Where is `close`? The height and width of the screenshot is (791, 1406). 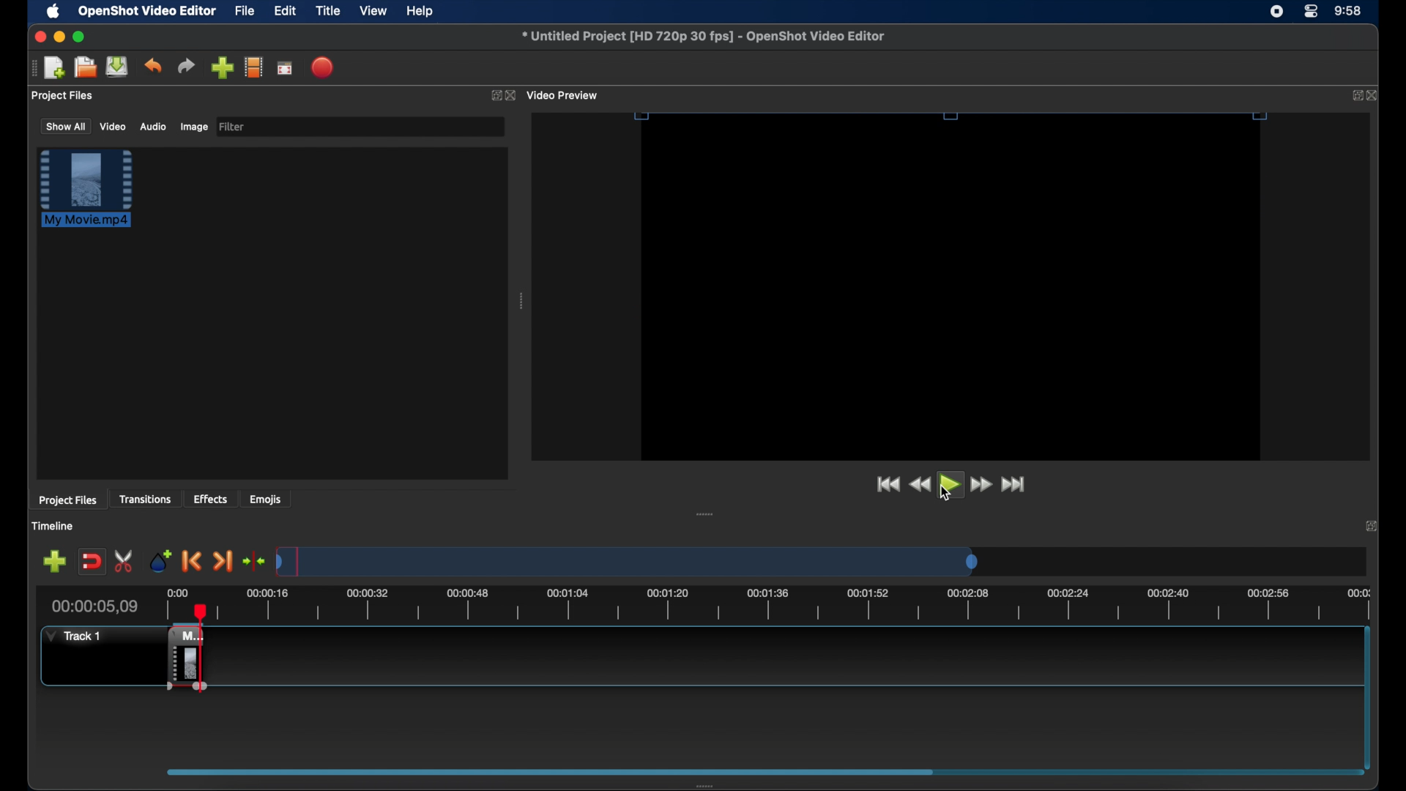
close is located at coordinates (513, 96).